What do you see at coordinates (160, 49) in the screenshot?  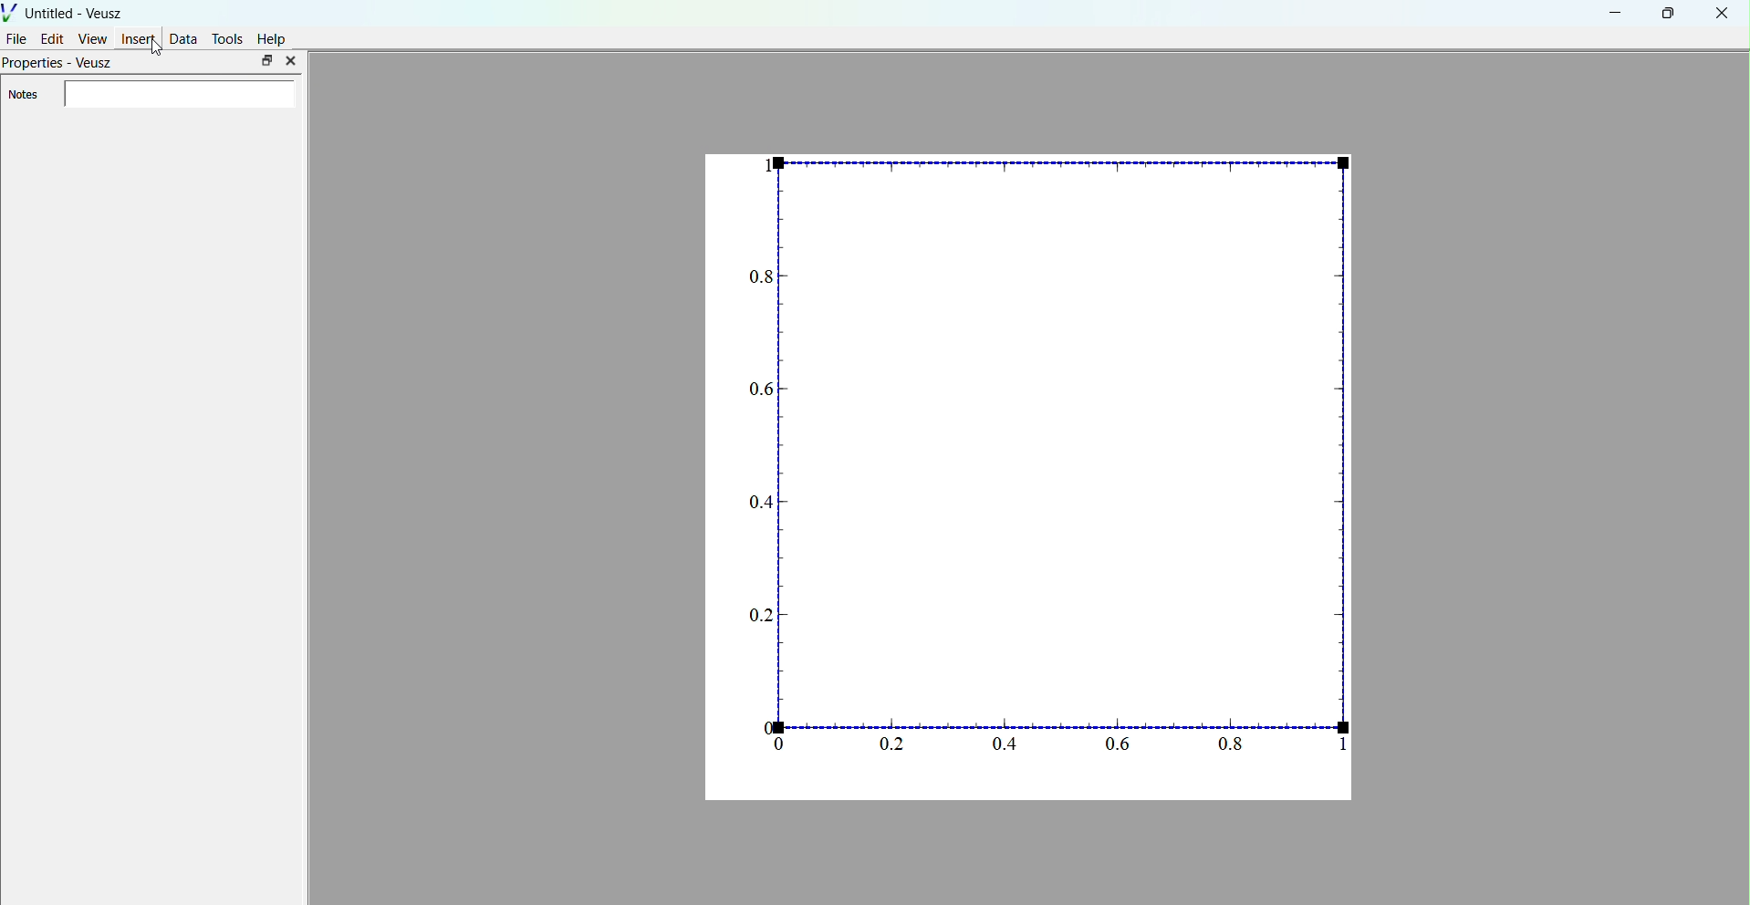 I see `cursor` at bounding box center [160, 49].